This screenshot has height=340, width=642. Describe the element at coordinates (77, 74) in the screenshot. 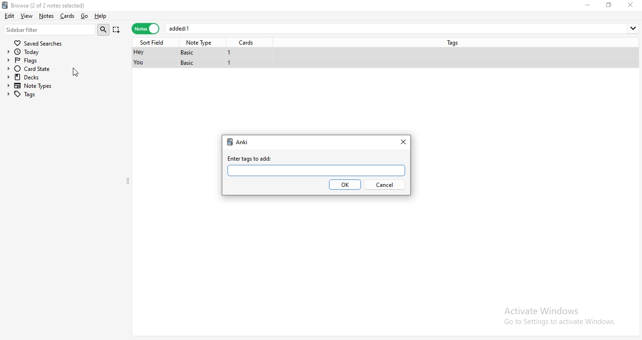

I see `cursor` at that location.